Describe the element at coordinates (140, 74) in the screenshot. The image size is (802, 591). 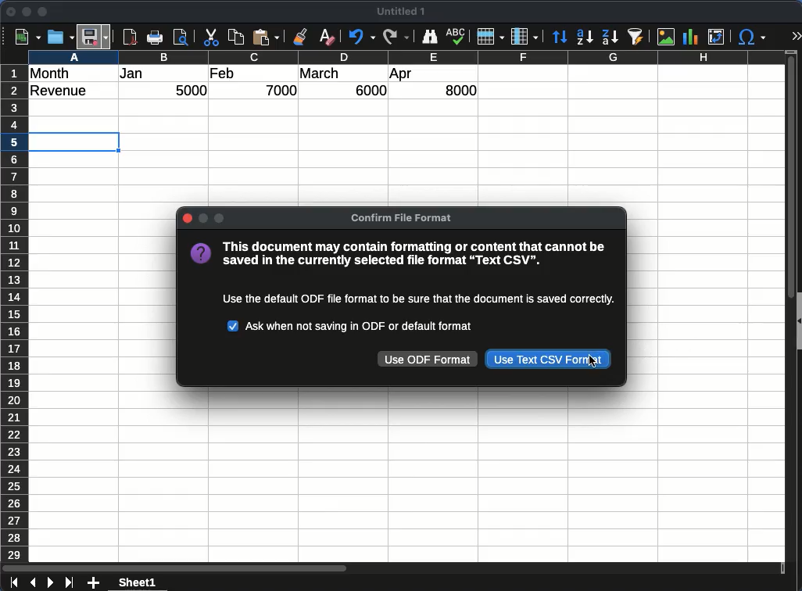
I see `jan` at that location.